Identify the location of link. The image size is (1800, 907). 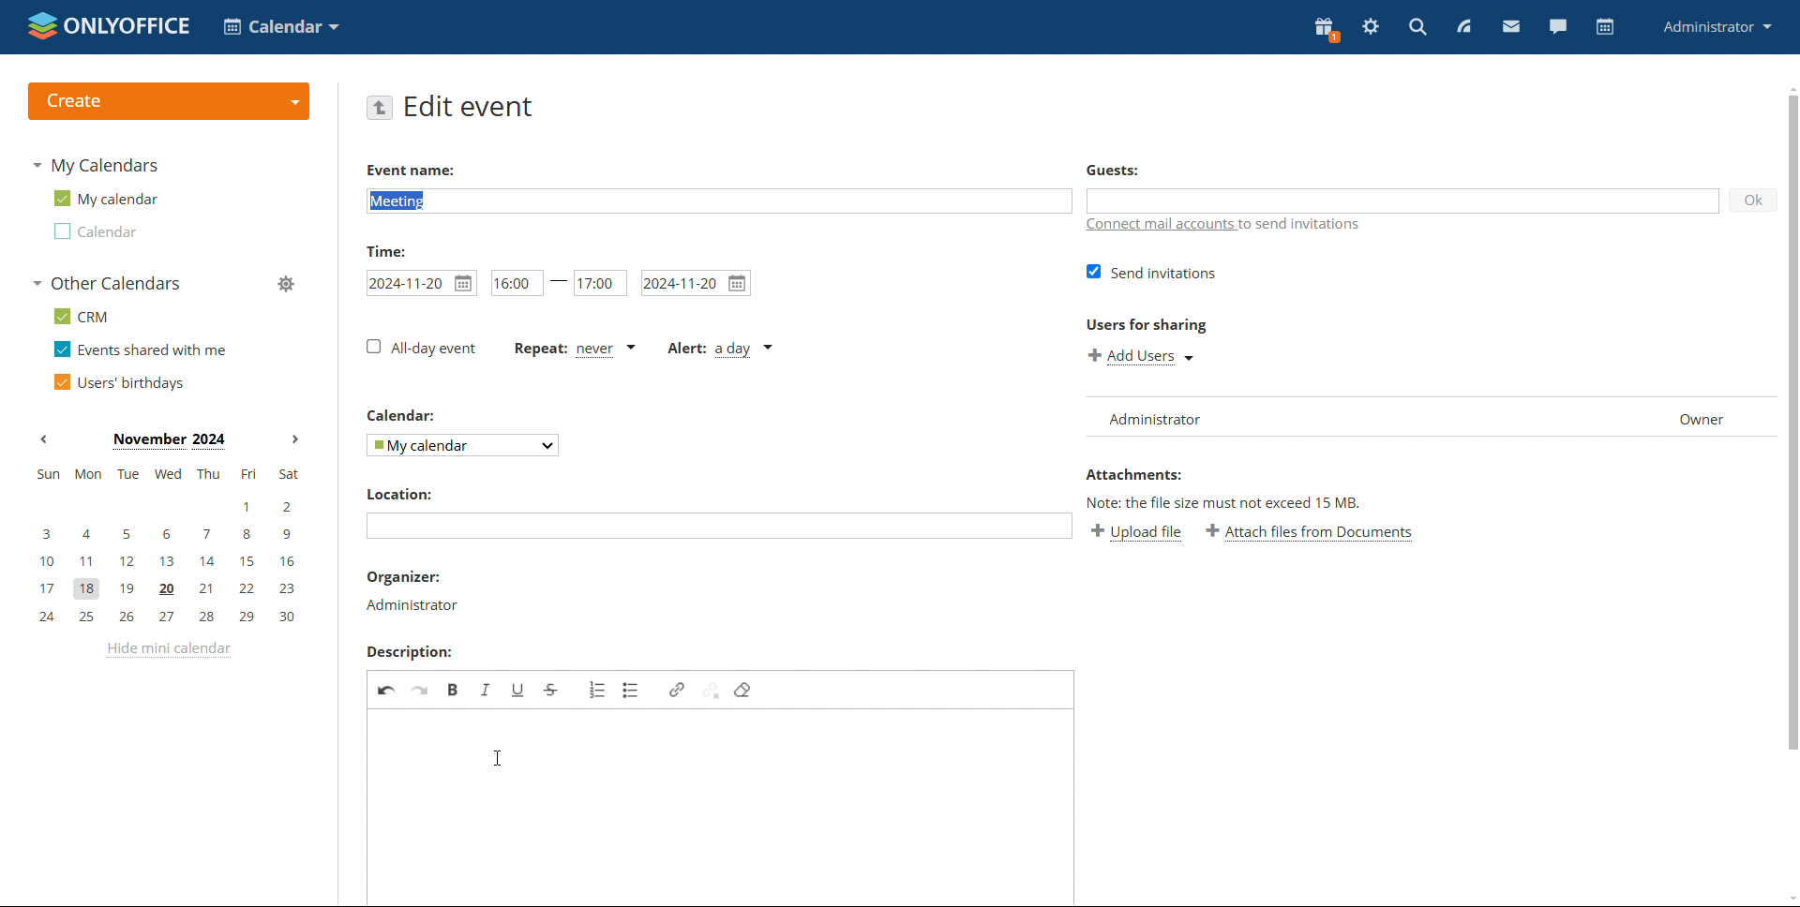
(678, 690).